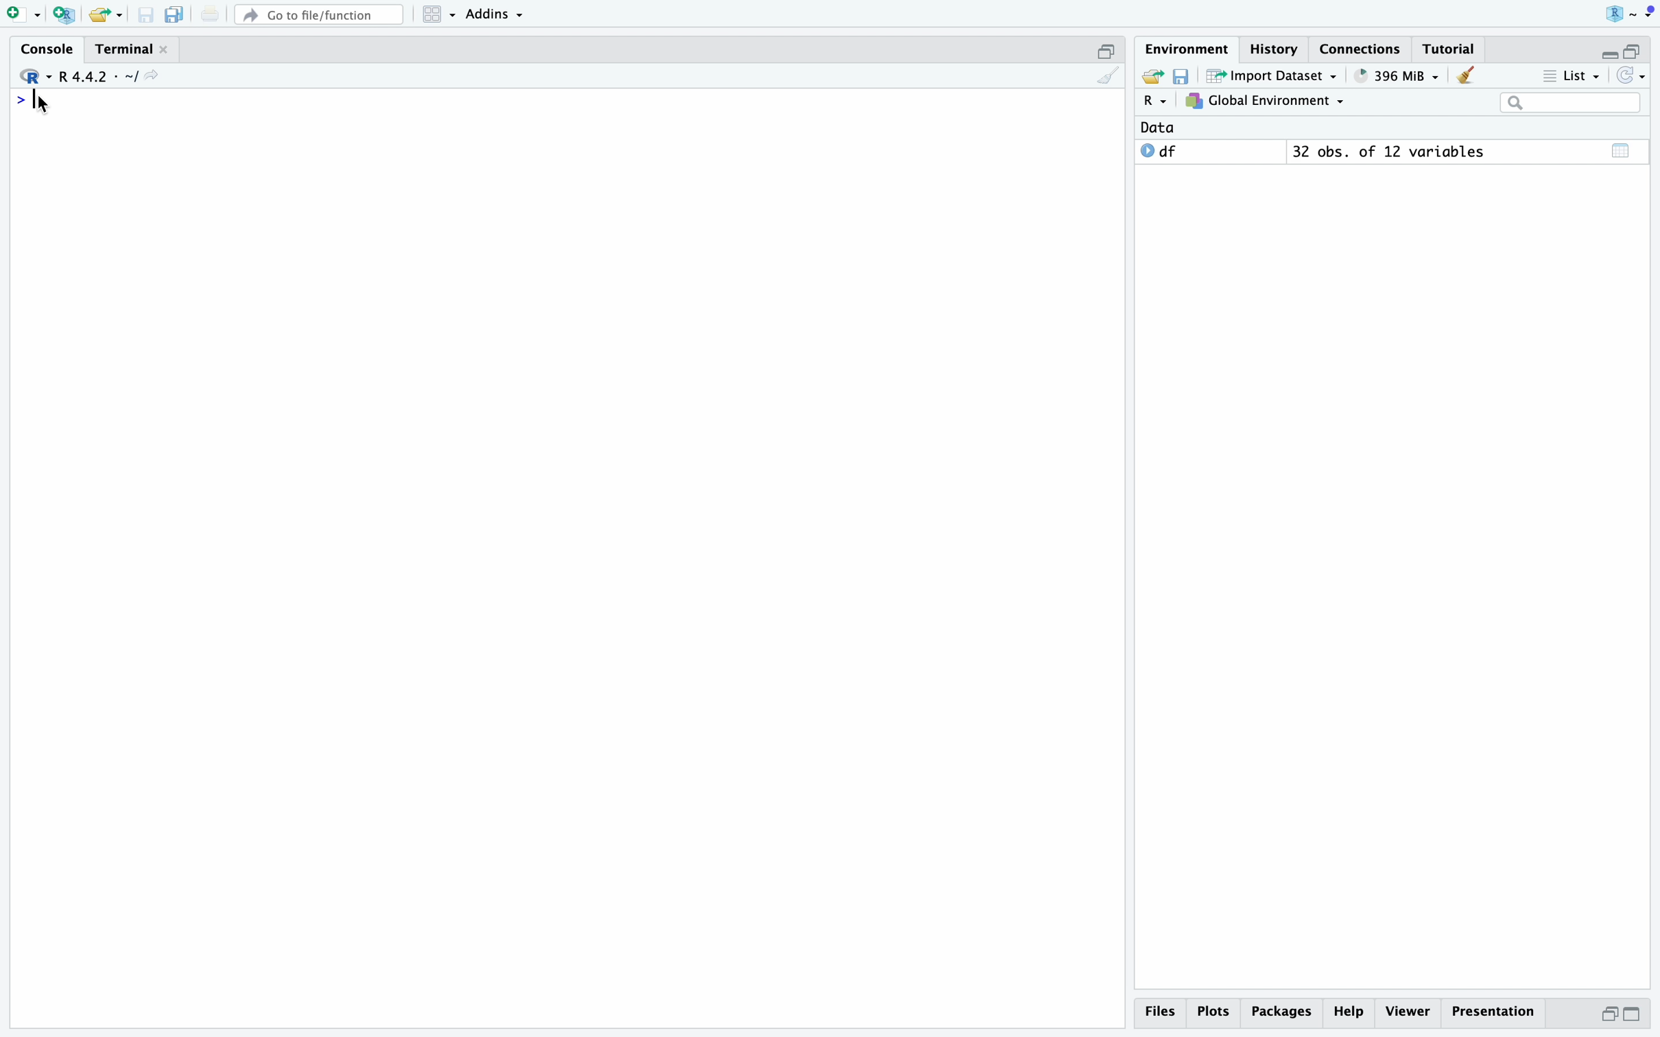  What do you see at coordinates (1272, 75) in the screenshot?
I see `Import Datasets` at bounding box center [1272, 75].